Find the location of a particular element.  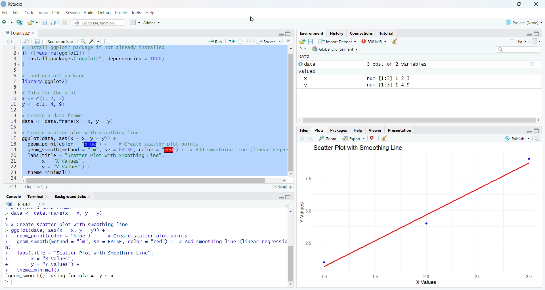

Packages is located at coordinates (340, 130).